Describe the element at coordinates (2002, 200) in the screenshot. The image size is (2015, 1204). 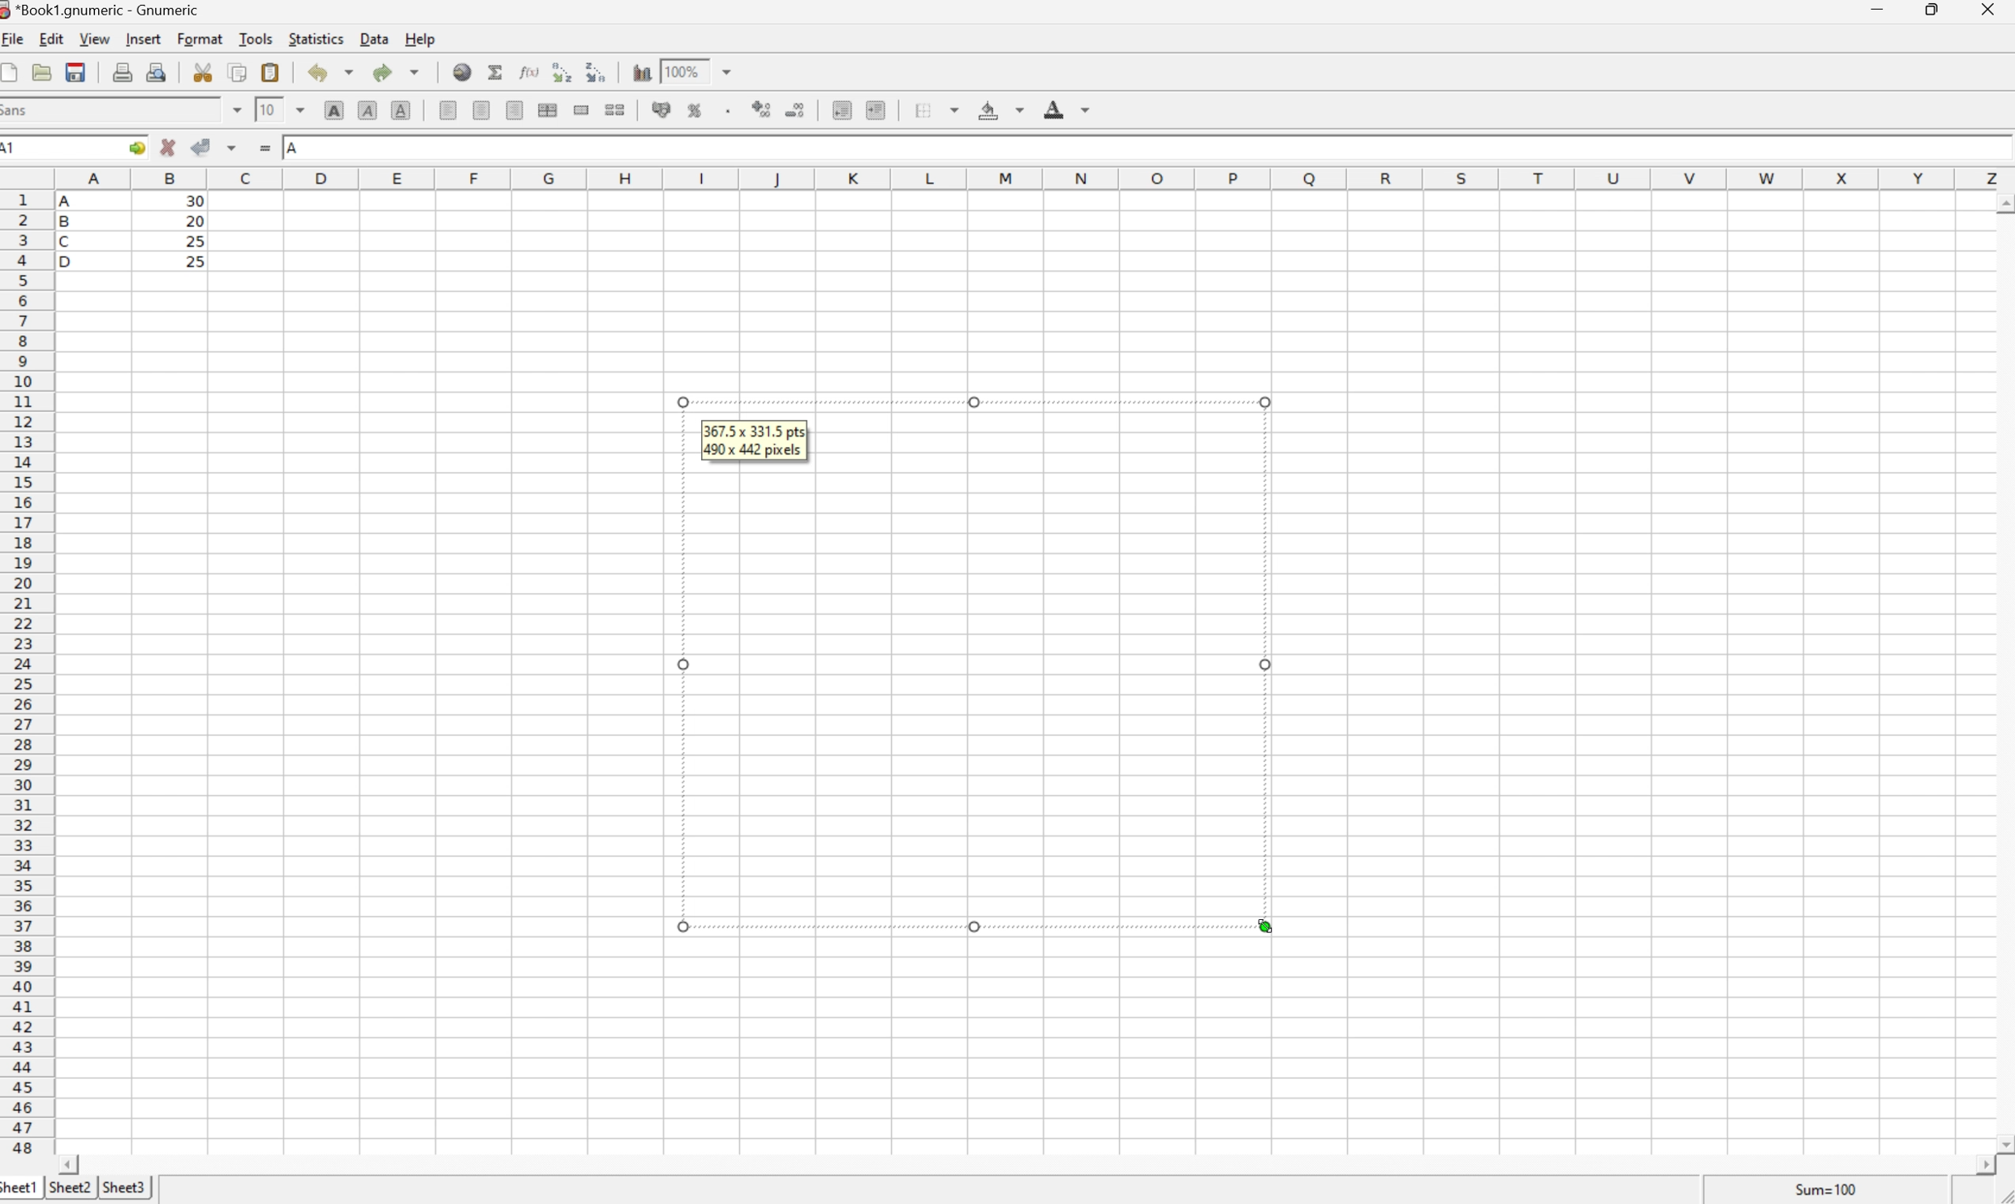
I see `Scroll Up` at that location.